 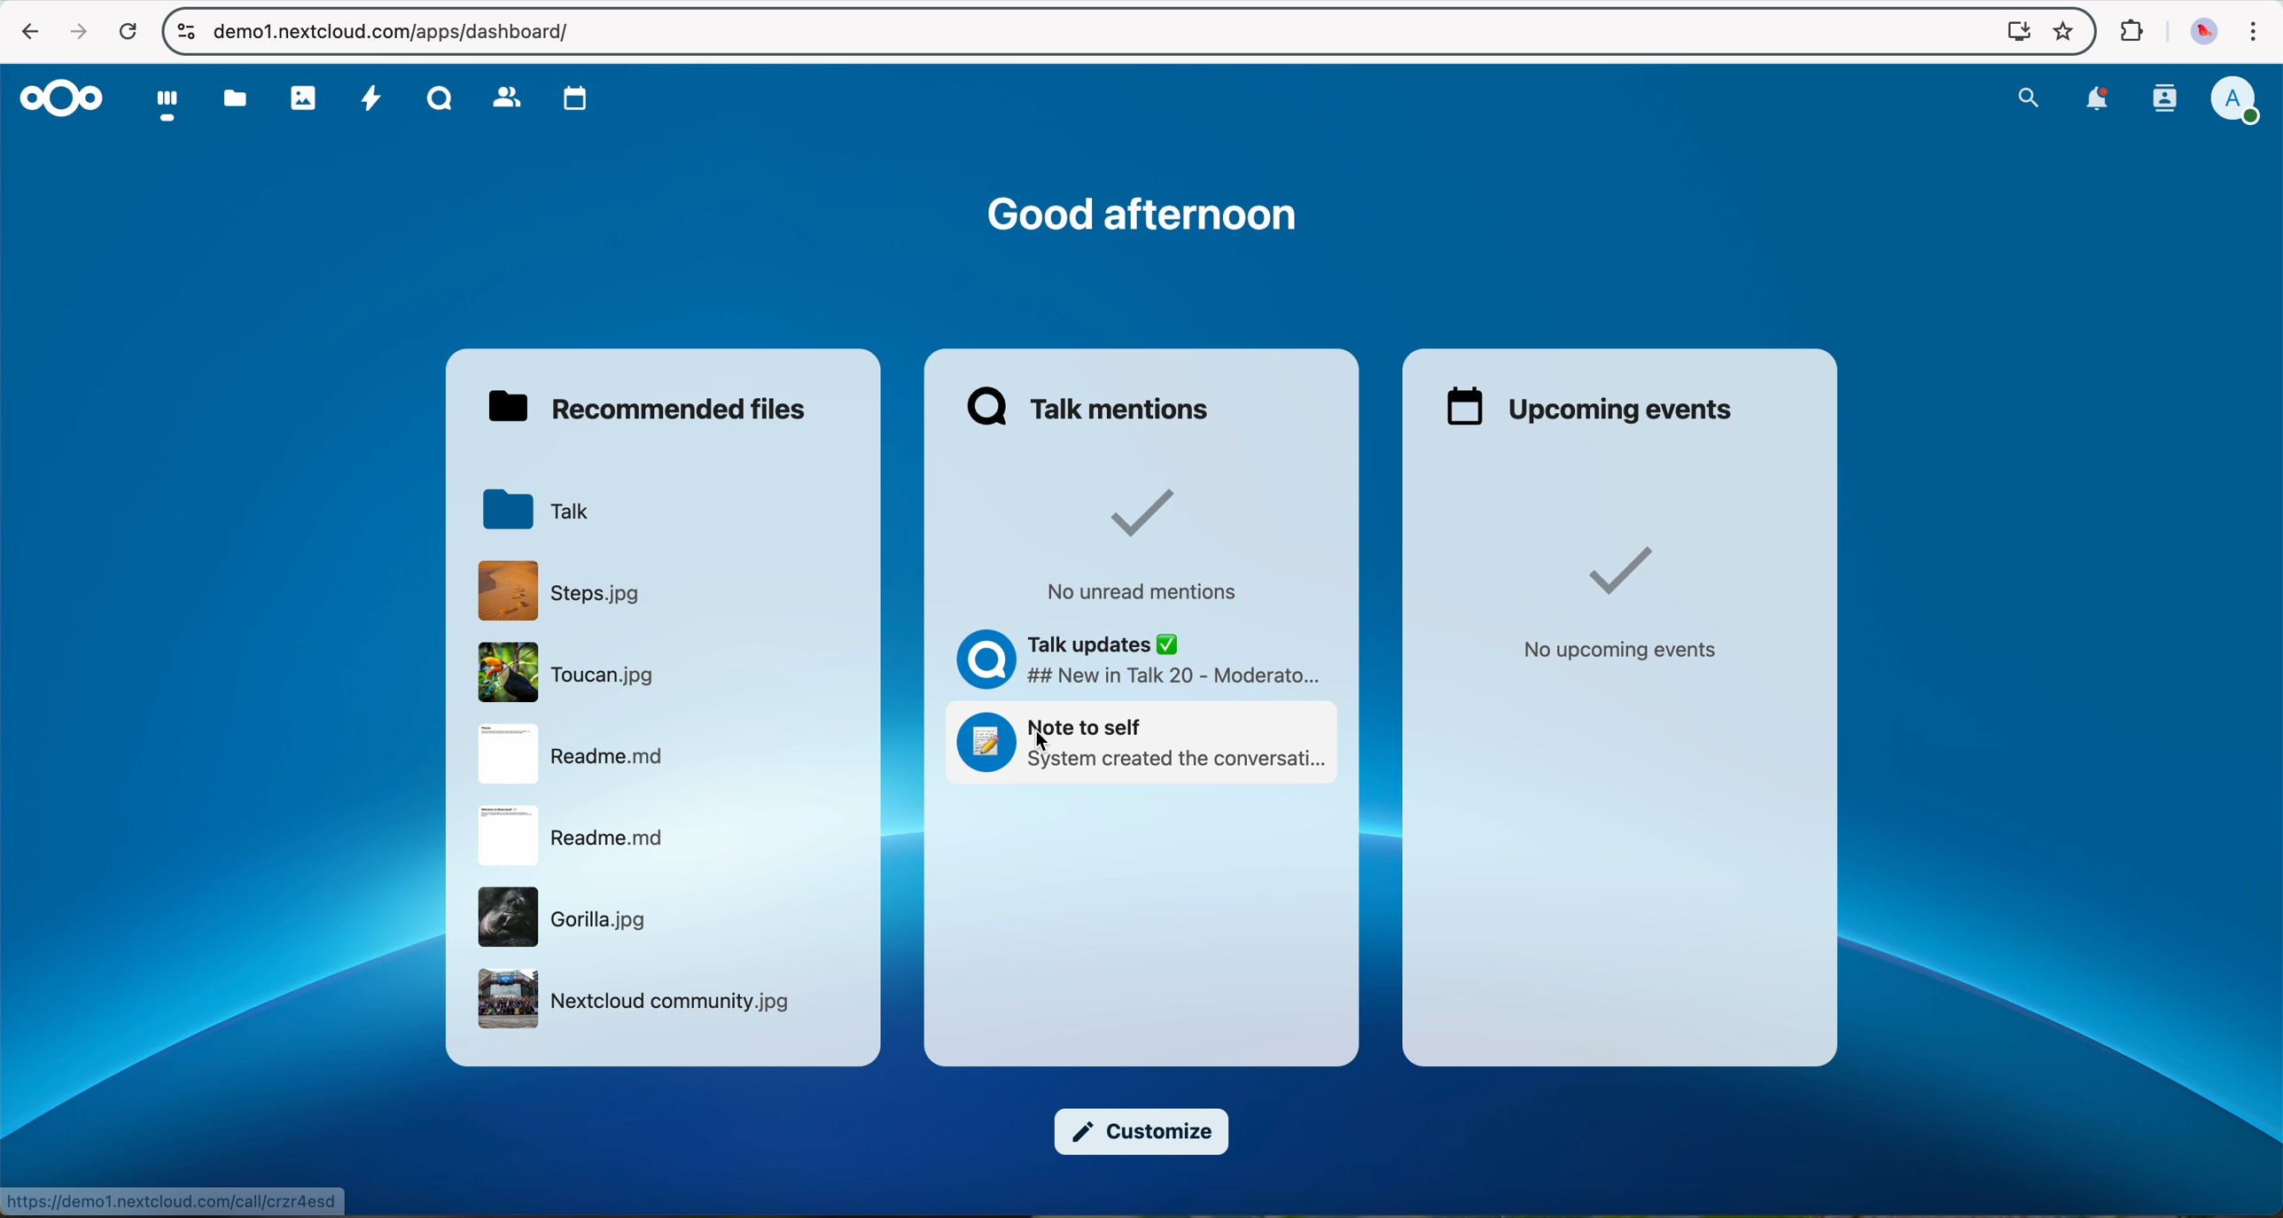 What do you see at coordinates (569, 916) in the screenshot?
I see `file` at bounding box center [569, 916].